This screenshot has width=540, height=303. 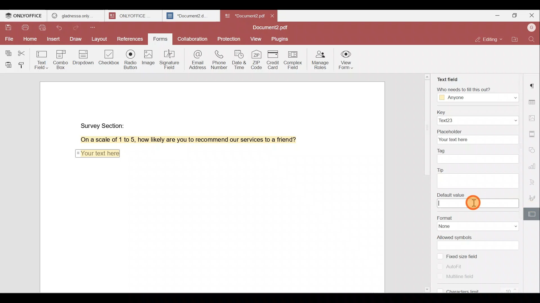 I want to click on Signature field, so click(x=168, y=59).